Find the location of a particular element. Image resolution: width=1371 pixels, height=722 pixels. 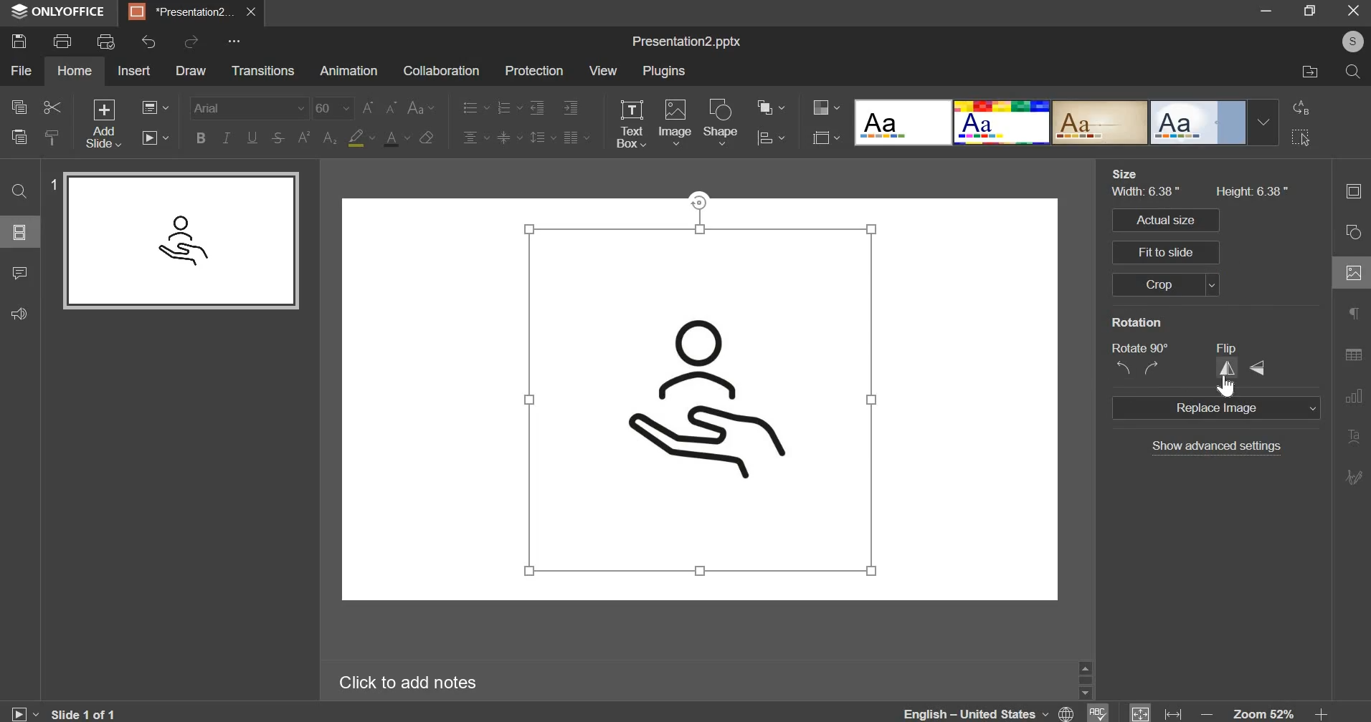

transitions is located at coordinates (262, 70).